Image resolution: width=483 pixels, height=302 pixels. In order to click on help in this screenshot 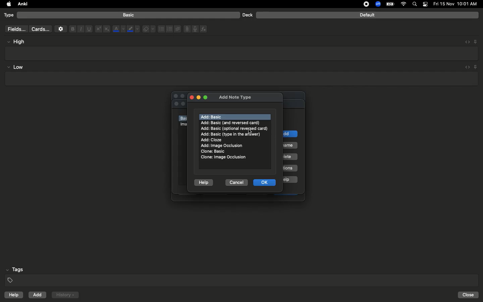, I will do `click(12, 296)`.